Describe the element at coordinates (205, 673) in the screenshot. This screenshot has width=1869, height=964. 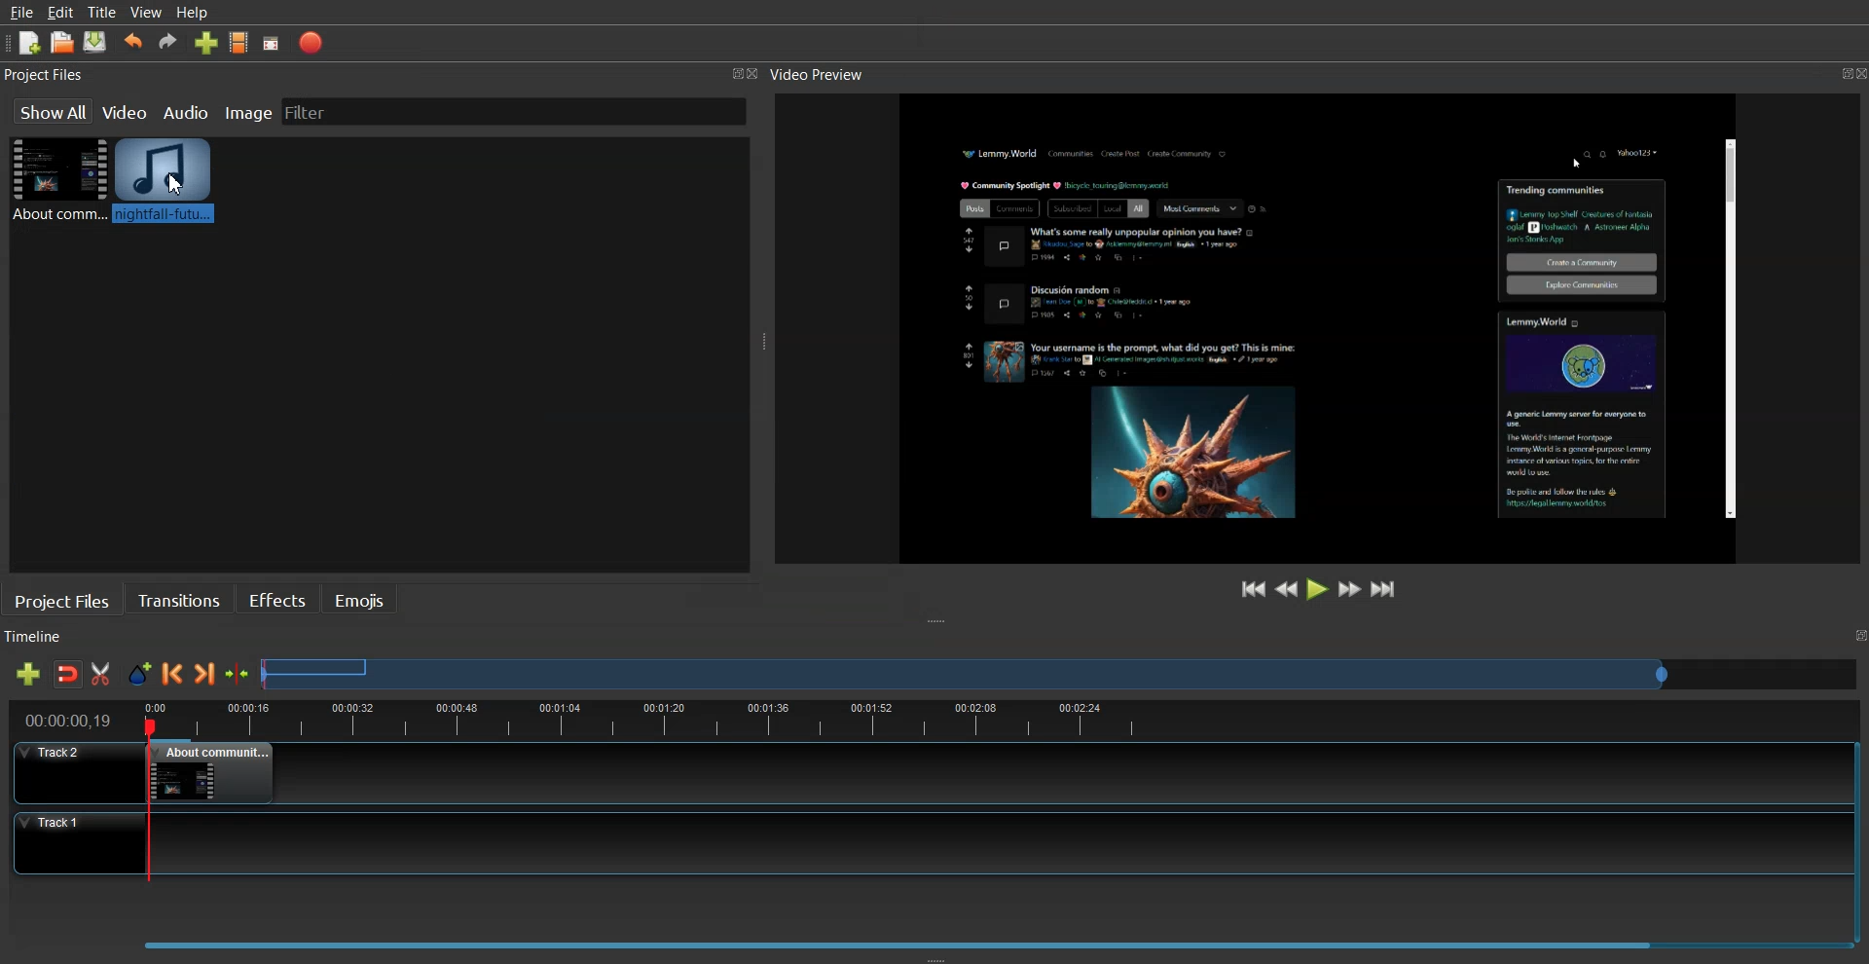
I see `Next Marker` at that location.